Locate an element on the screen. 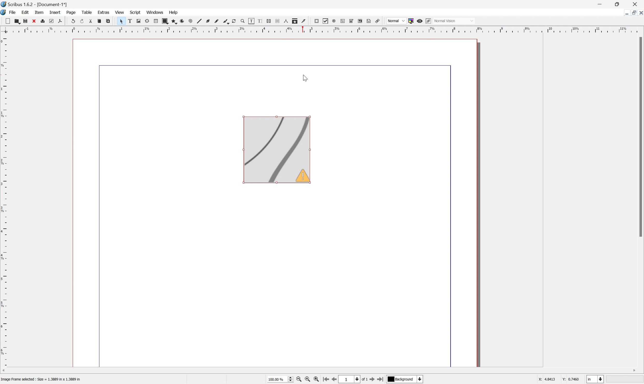  Render frame is located at coordinates (148, 21).